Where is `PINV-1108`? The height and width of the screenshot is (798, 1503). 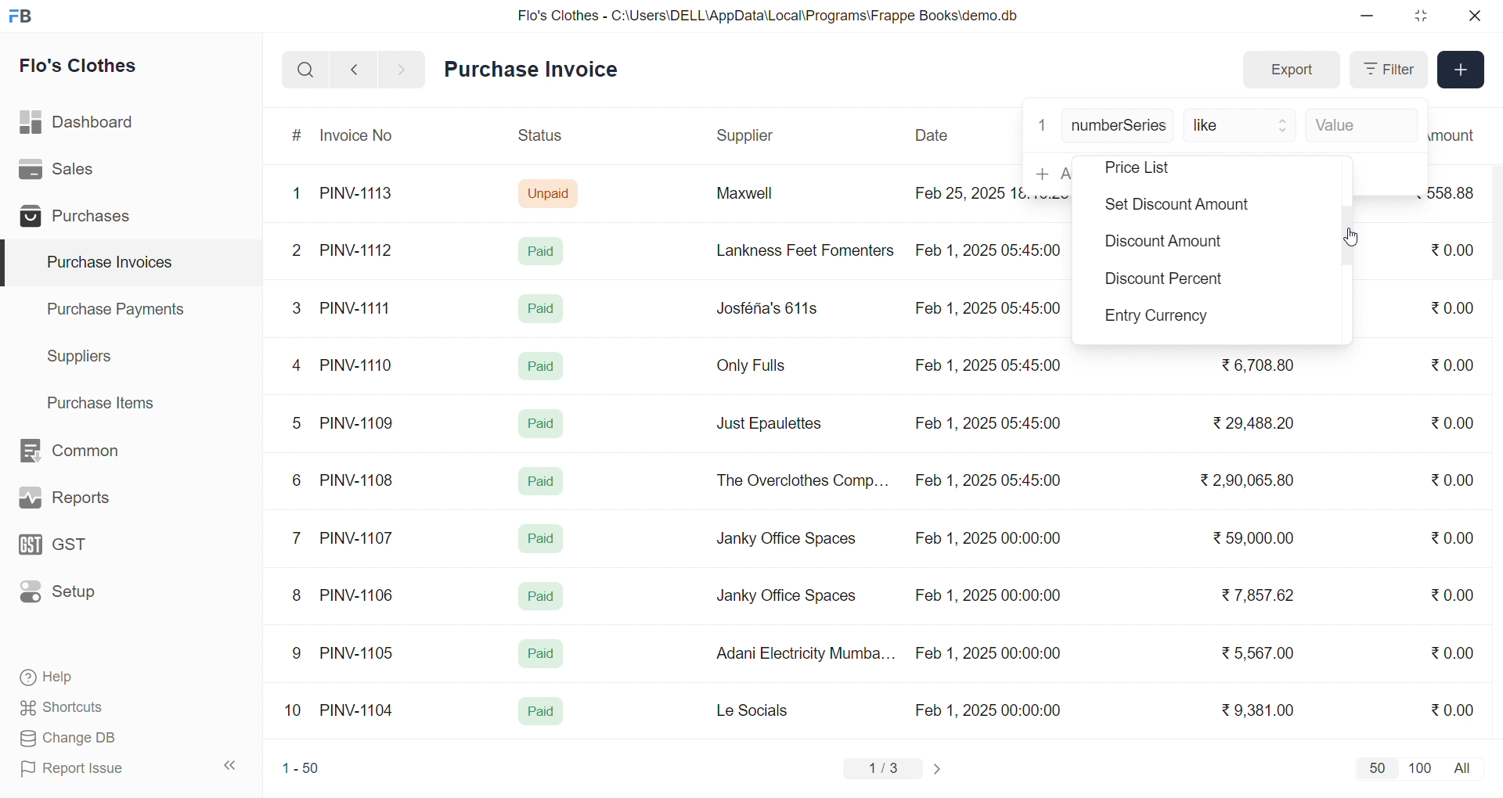
PINV-1108 is located at coordinates (358, 480).